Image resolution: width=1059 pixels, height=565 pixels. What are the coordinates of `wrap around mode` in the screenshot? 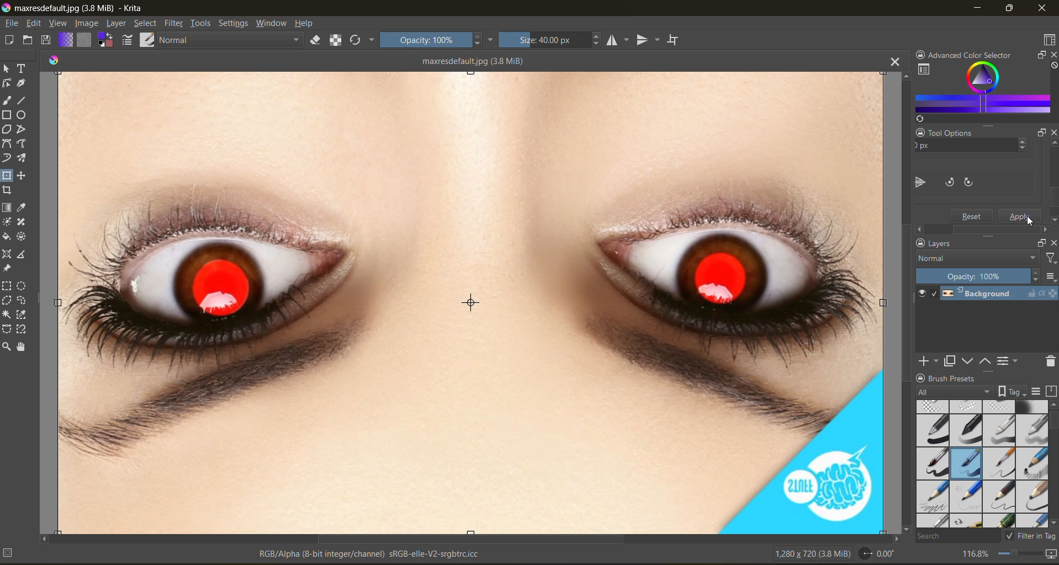 It's located at (675, 39).